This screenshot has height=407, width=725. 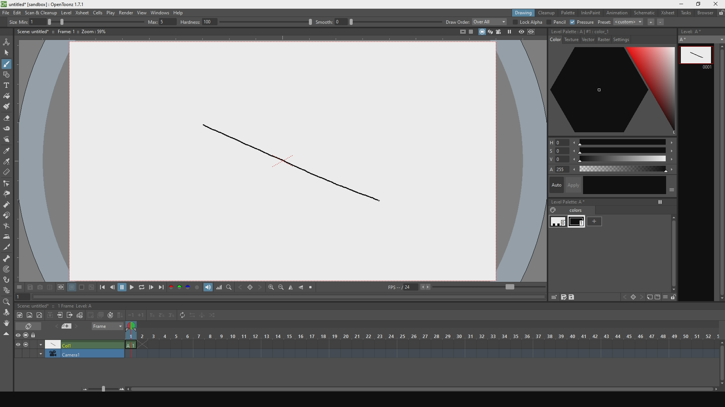 What do you see at coordinates (7, 270) in the screenshot?
I see `mapping point` at bounding box center [7, 270].